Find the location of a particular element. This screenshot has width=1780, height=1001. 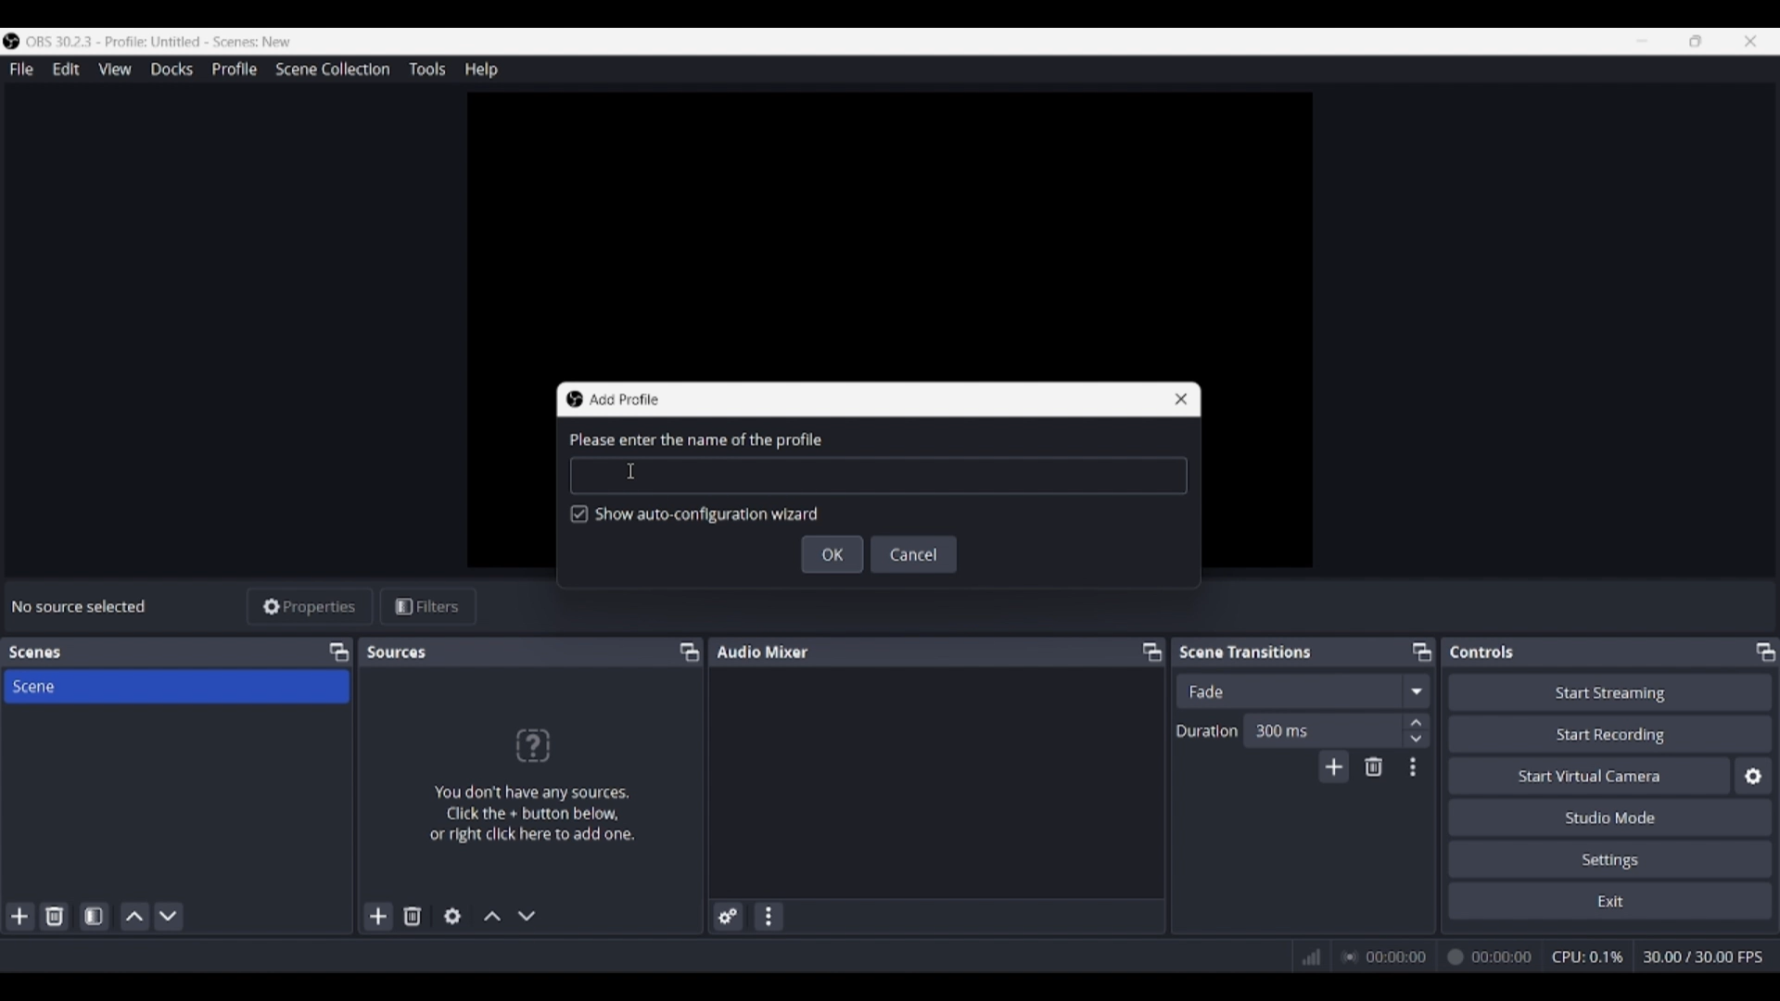

Edit menu is located at coordinates (65, 70).